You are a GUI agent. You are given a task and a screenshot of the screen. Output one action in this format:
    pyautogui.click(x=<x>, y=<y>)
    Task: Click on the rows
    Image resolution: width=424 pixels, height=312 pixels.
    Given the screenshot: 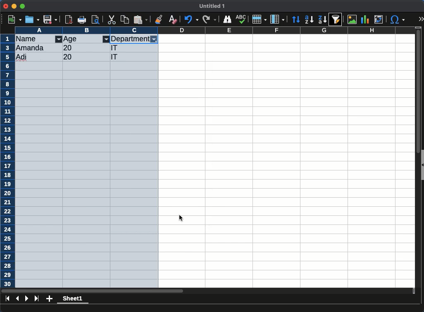 What is the action you would take?
    pyautogui.click(x=259, y=19)
    